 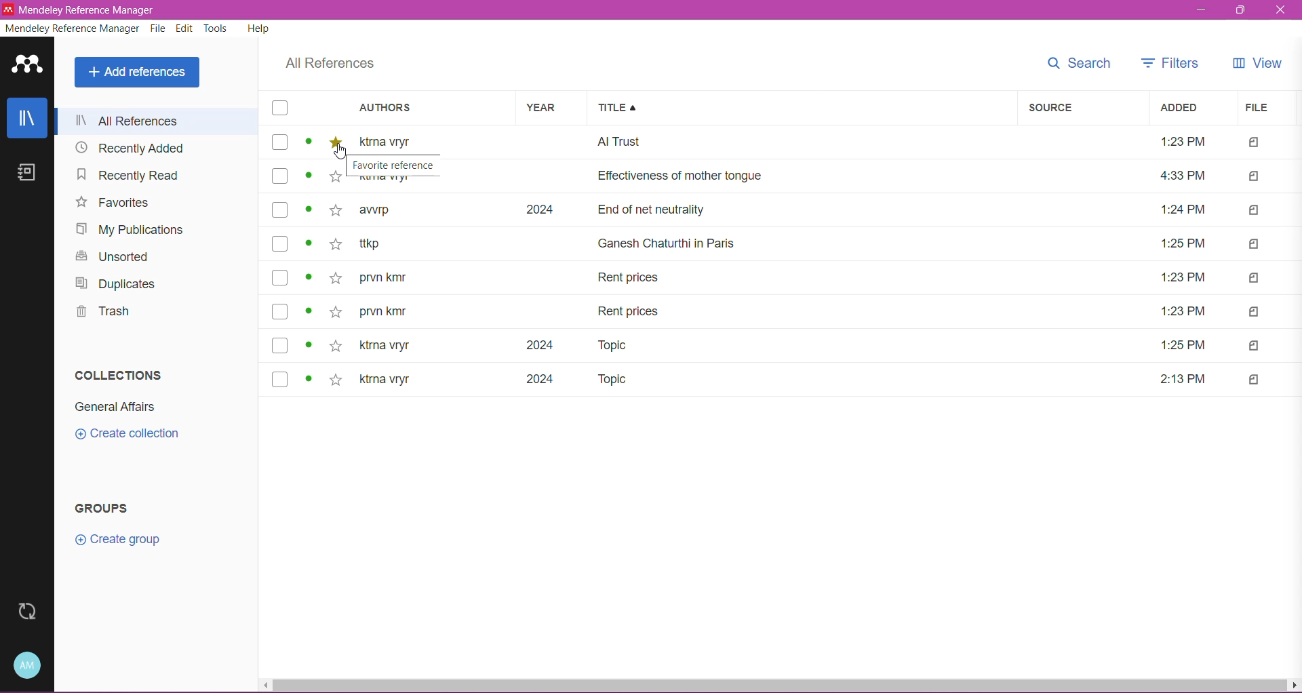 What do you see at coordinates (335, 142) in the screenshot?
I see `Toggle on for add to favorite` at bounding box center [335, 142].